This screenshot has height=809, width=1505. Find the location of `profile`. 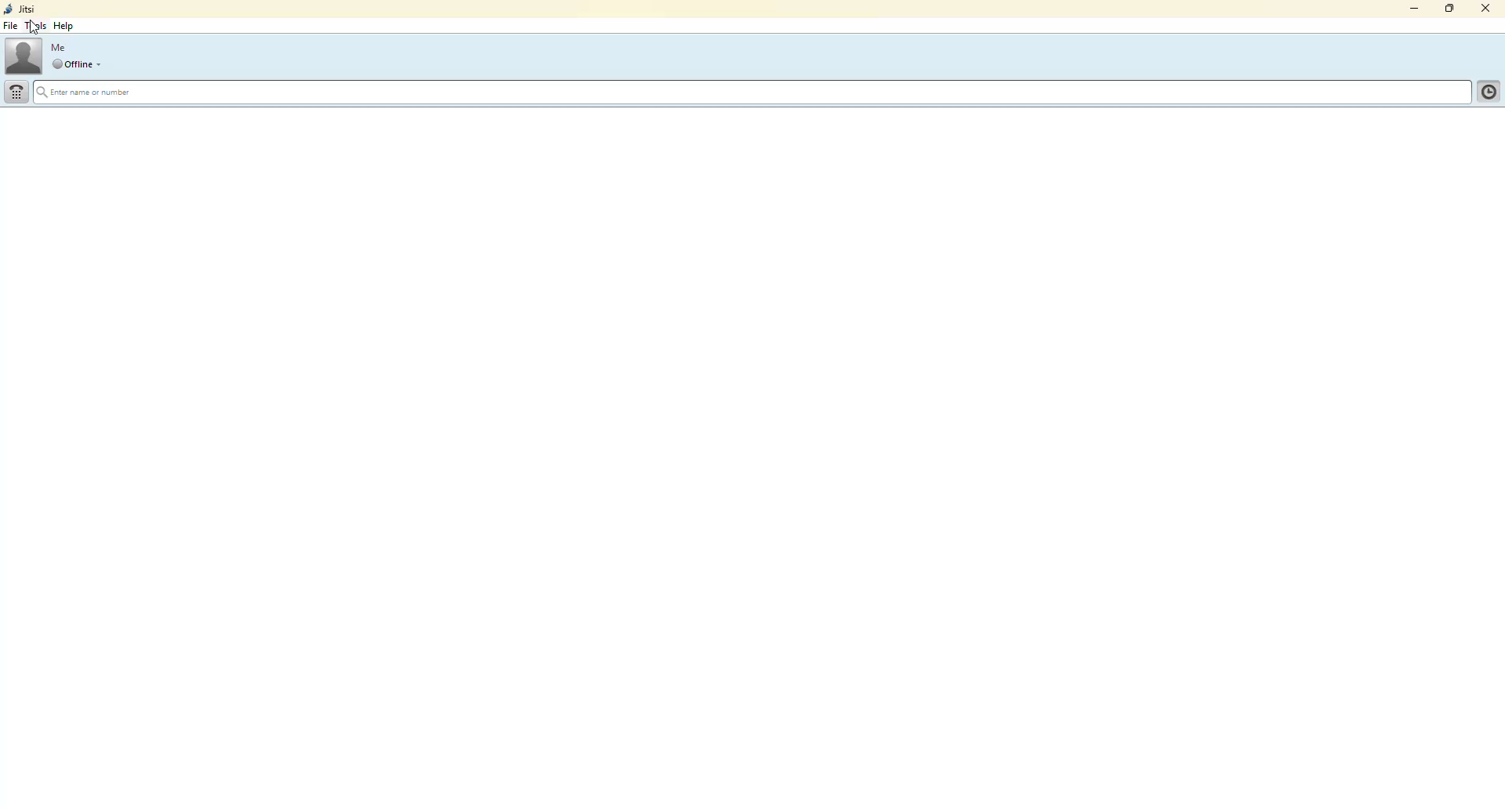

profile is located at coordinates (24, 55).